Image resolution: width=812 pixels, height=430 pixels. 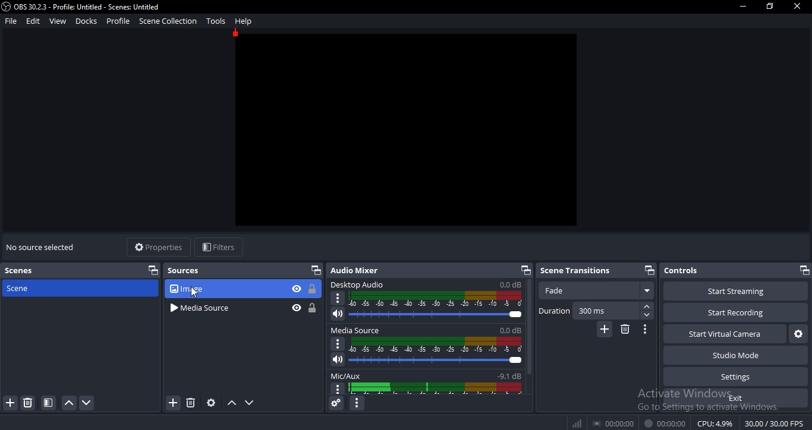 What do you see at coordinates (437, 388) in the screenshot?
I see `display` at bounding box center [437, 388].